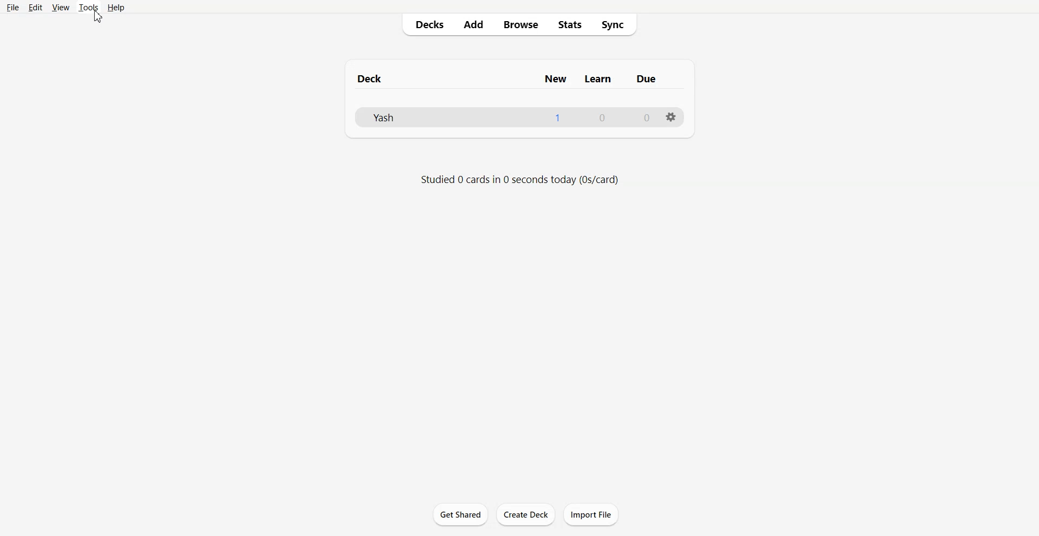 Image resolution: width=1039 pixels, height=536 pixels. Describe the element at coordinates (88, 8) in the screenshot. I see `Tools` at that location.